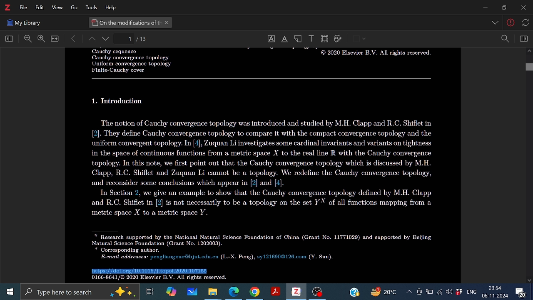 The height and width of the screenshot is (300, 533). What do you see at coordinates (254, 292) in the screenshot?
I see `Google chorme` at bounding box center [254, 292].